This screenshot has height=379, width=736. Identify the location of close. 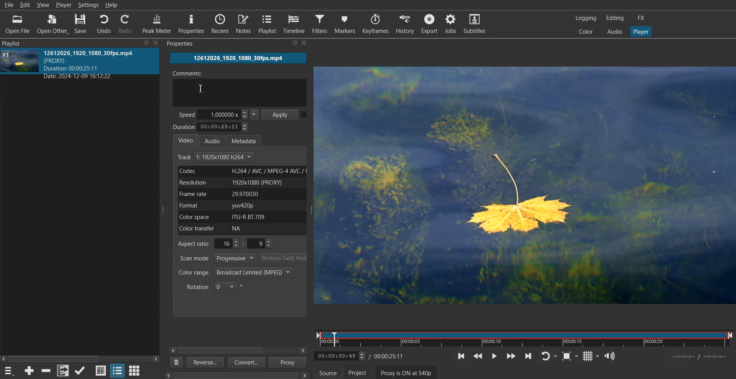
(156, 42).